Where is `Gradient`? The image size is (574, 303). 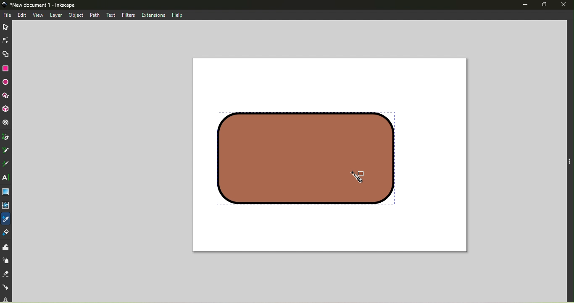
Gradient is located at coordinates (5, 192).